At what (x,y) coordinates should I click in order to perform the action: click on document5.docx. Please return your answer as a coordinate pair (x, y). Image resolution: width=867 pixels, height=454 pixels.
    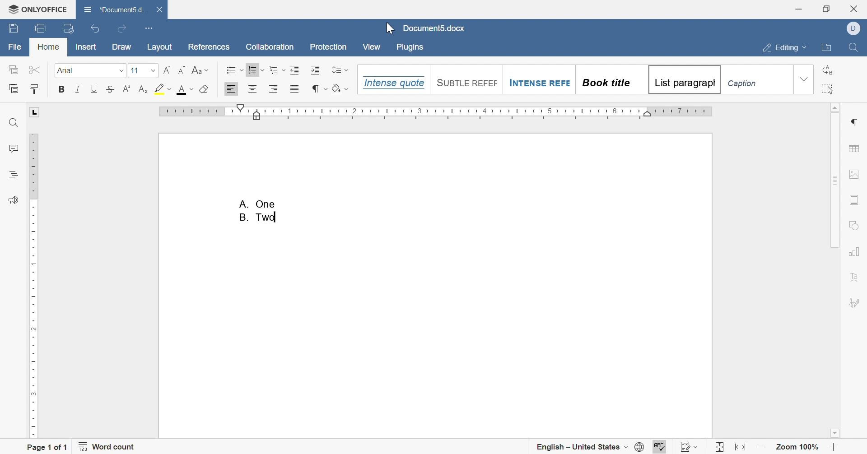
    Looking at the image, I should click on (437, 28).